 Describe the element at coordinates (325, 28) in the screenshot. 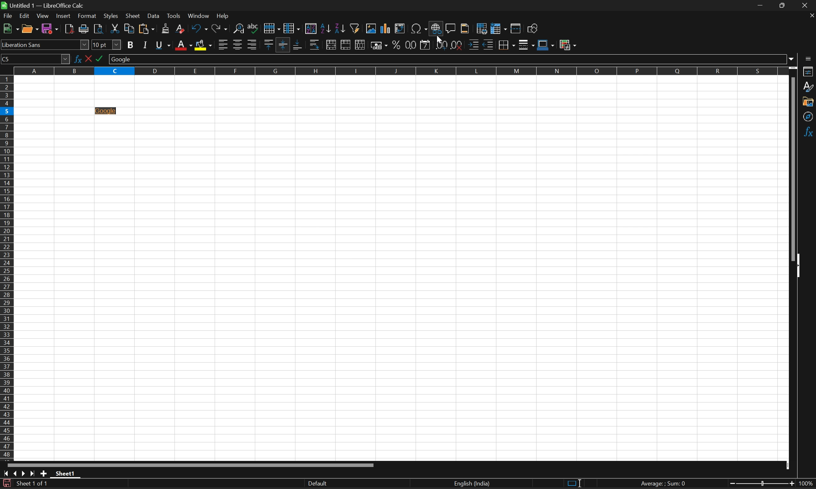

I see `Sort ascending` at that location.